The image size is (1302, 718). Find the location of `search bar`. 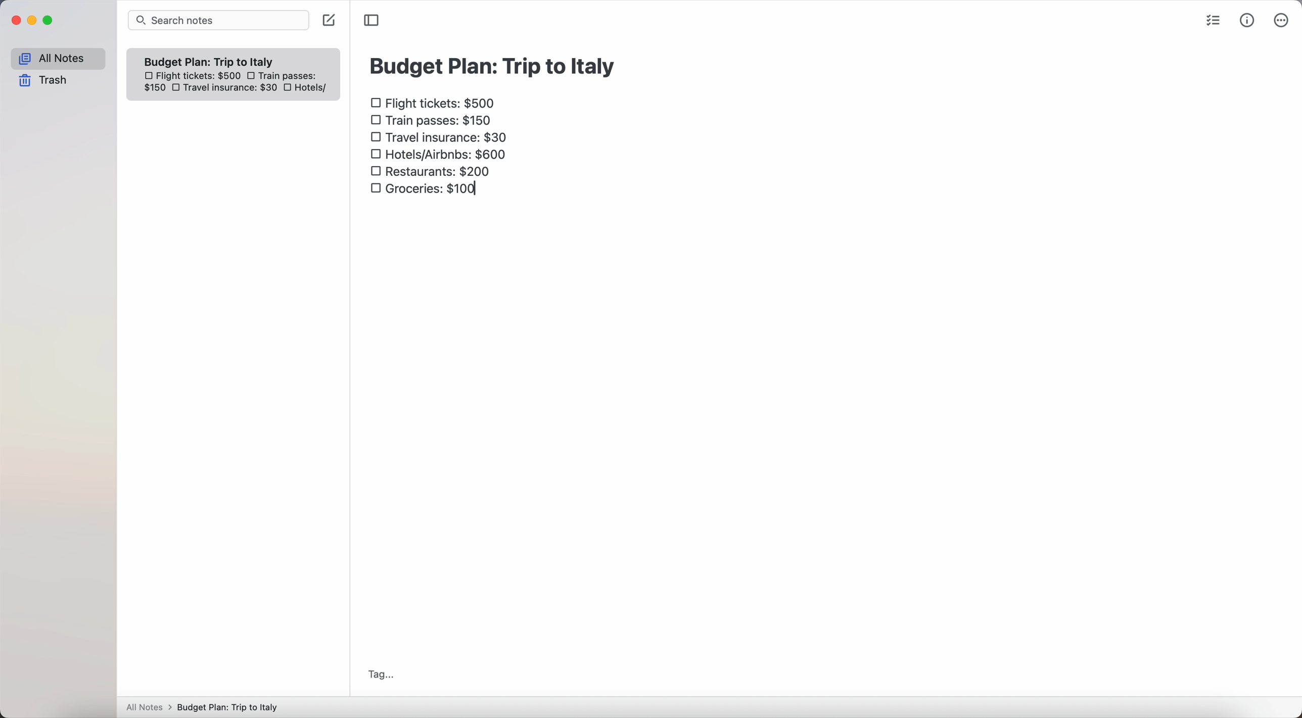

search bar is located at coordinates (218, 20).